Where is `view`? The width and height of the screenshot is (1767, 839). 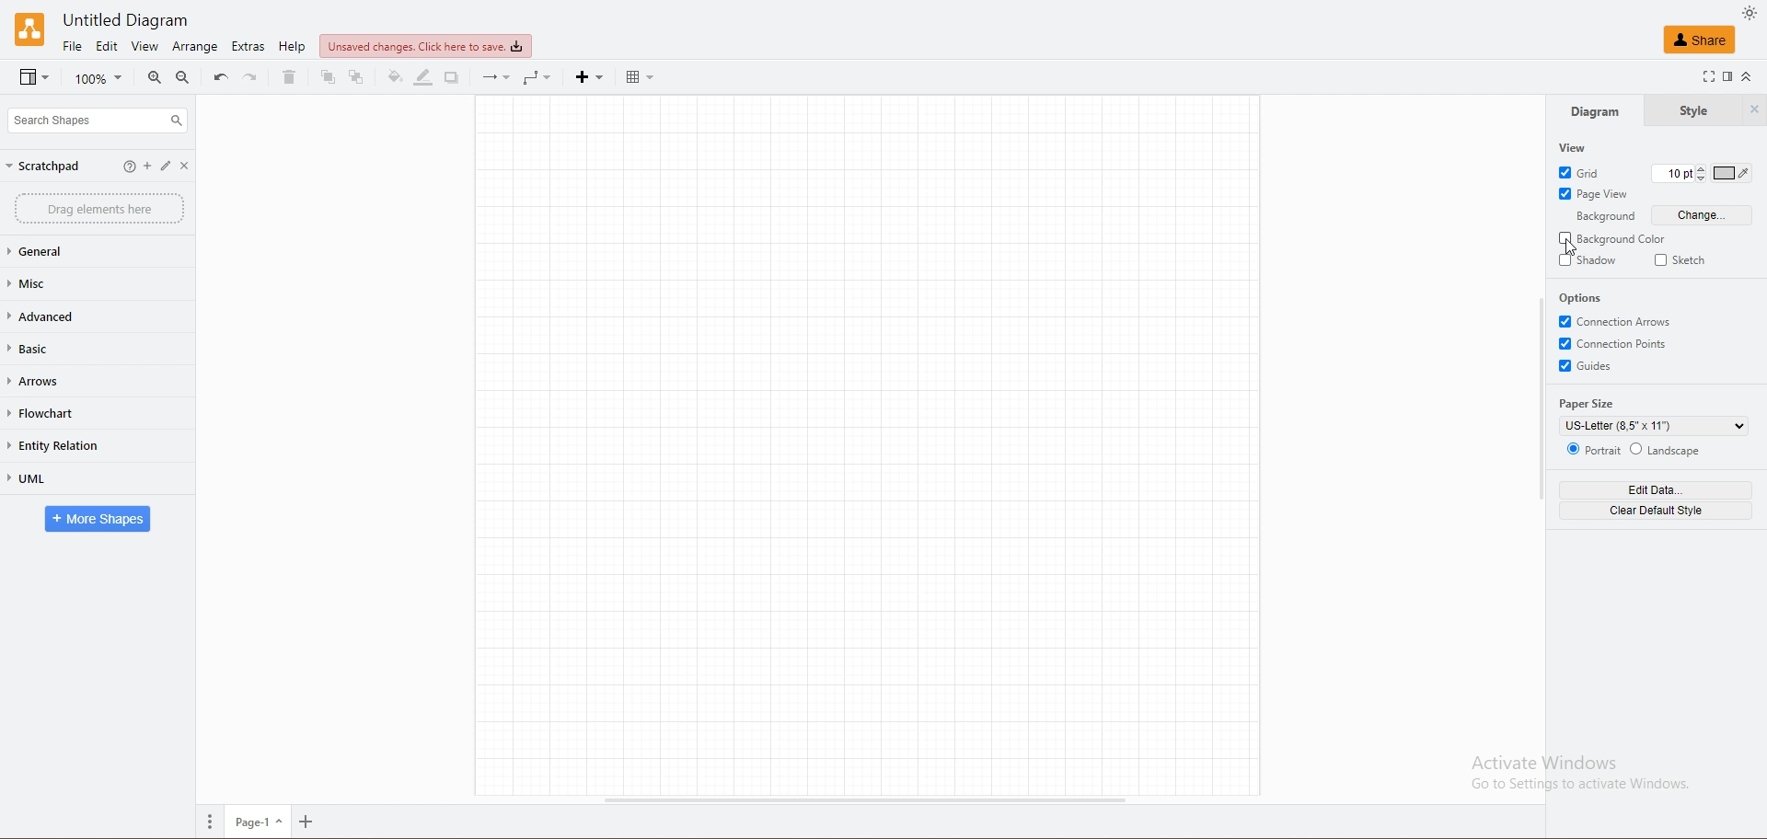 view is located at coordinates (35, 78).